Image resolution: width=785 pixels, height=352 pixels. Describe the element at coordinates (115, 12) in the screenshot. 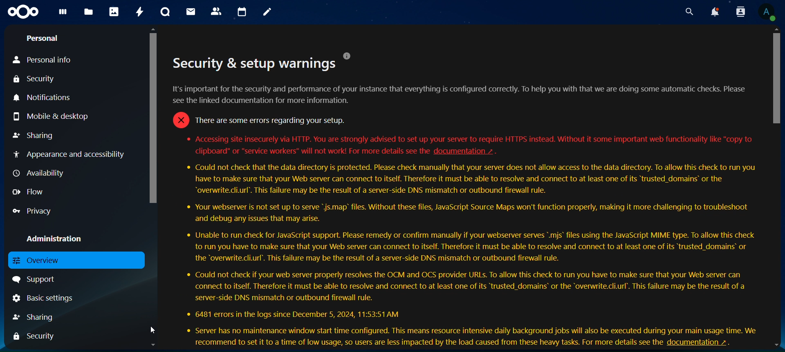

I see `photos` at that location.